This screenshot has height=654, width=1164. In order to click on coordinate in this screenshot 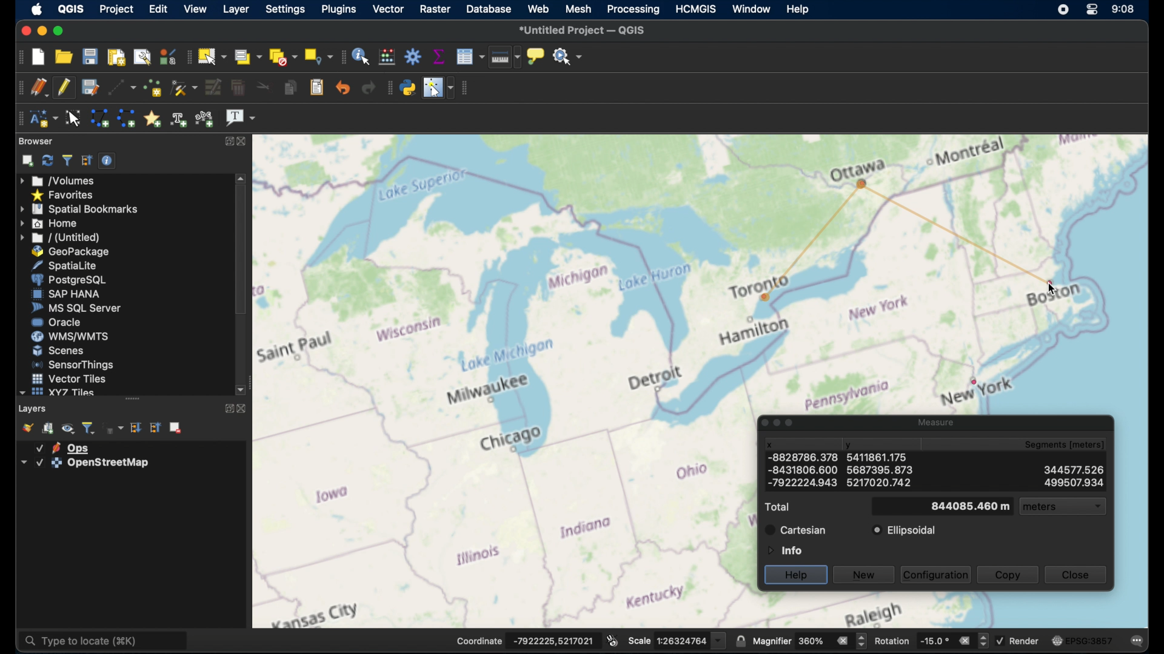, I will do `click(524, 639)`.